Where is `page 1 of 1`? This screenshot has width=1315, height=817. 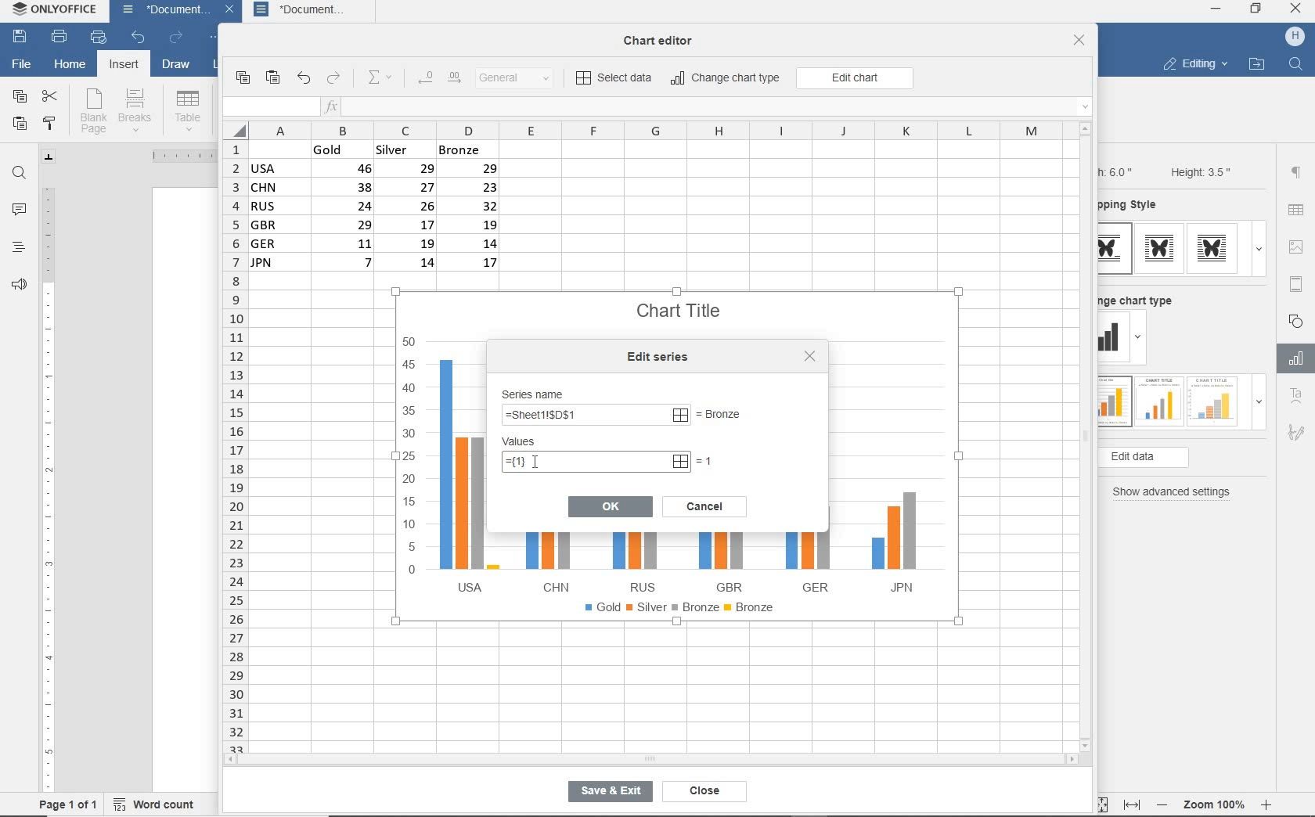 page 1 of 1 is located at coordinates (69, 804).